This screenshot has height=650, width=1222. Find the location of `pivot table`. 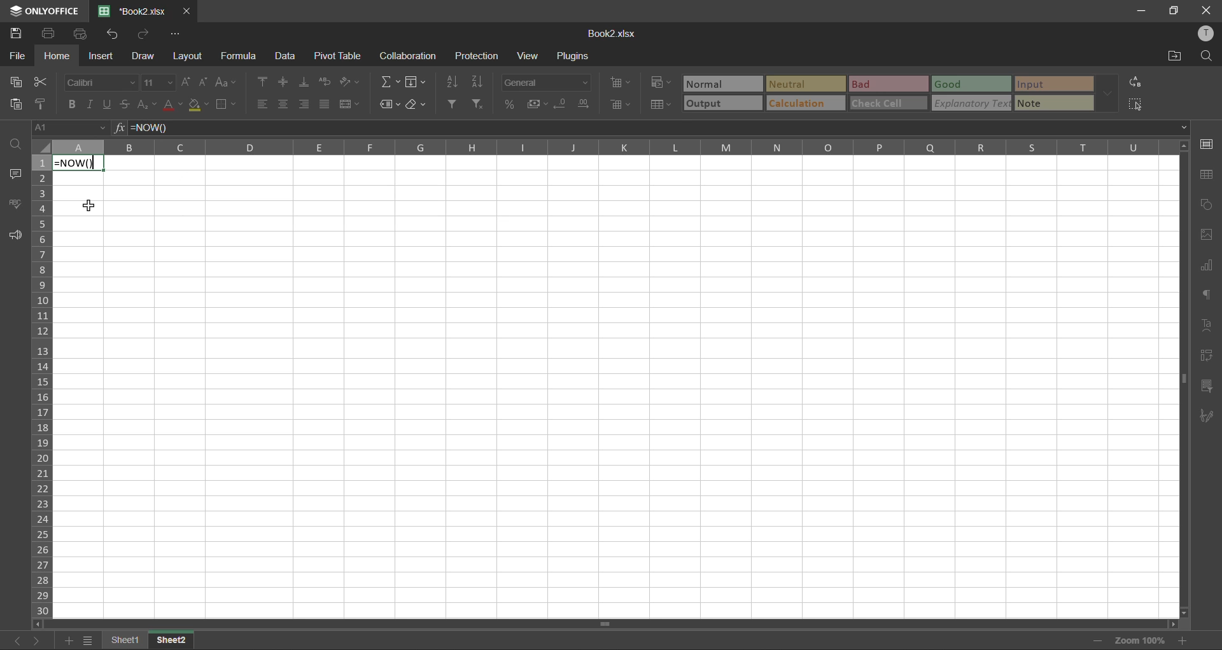

pivot table is located at coordinates (340, 56).